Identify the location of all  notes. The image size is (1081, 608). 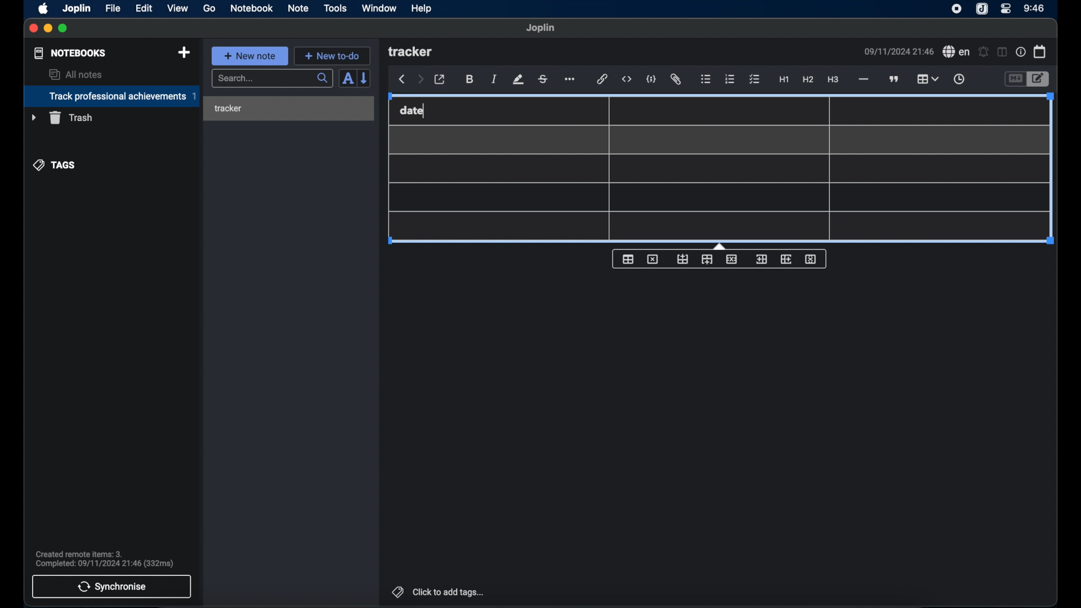
(75, 74).